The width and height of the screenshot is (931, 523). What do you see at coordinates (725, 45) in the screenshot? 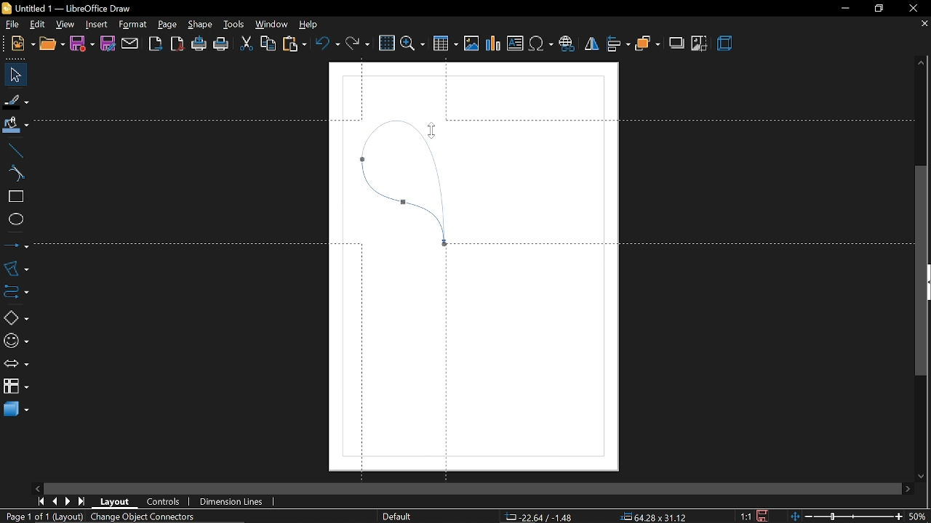
I see `3d effect` at bounding box center [725, 45].